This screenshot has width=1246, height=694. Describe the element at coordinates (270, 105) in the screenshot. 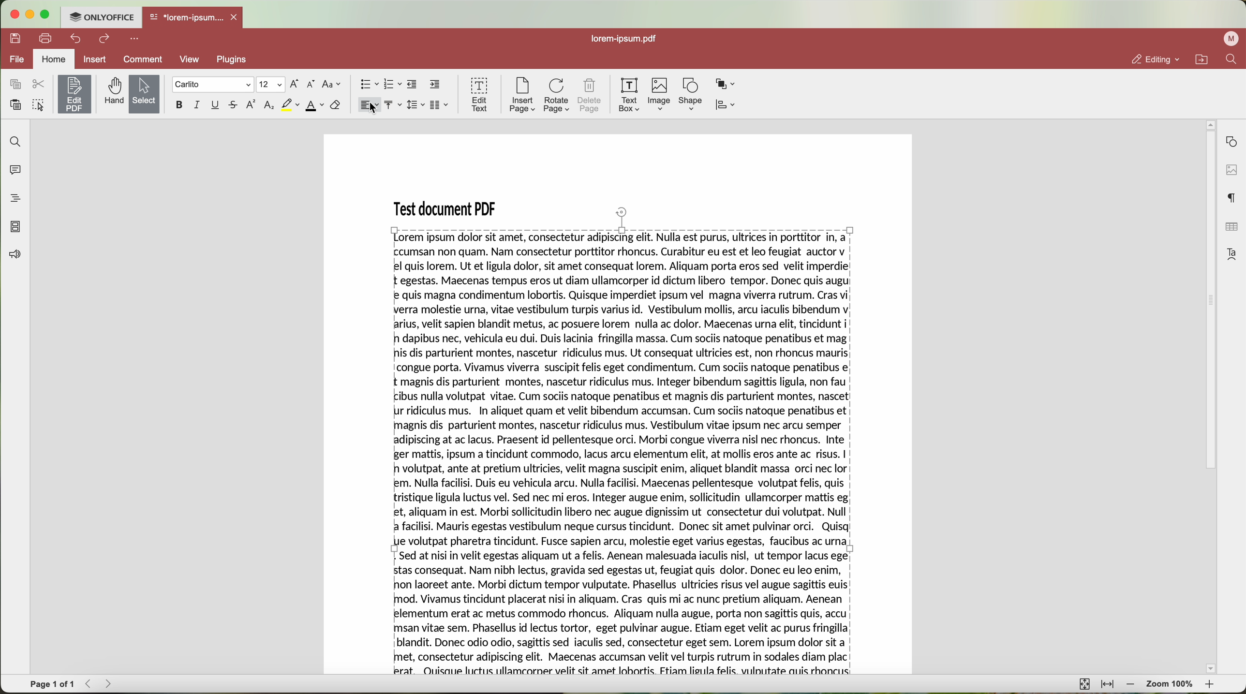

I see `subscript` at that location.